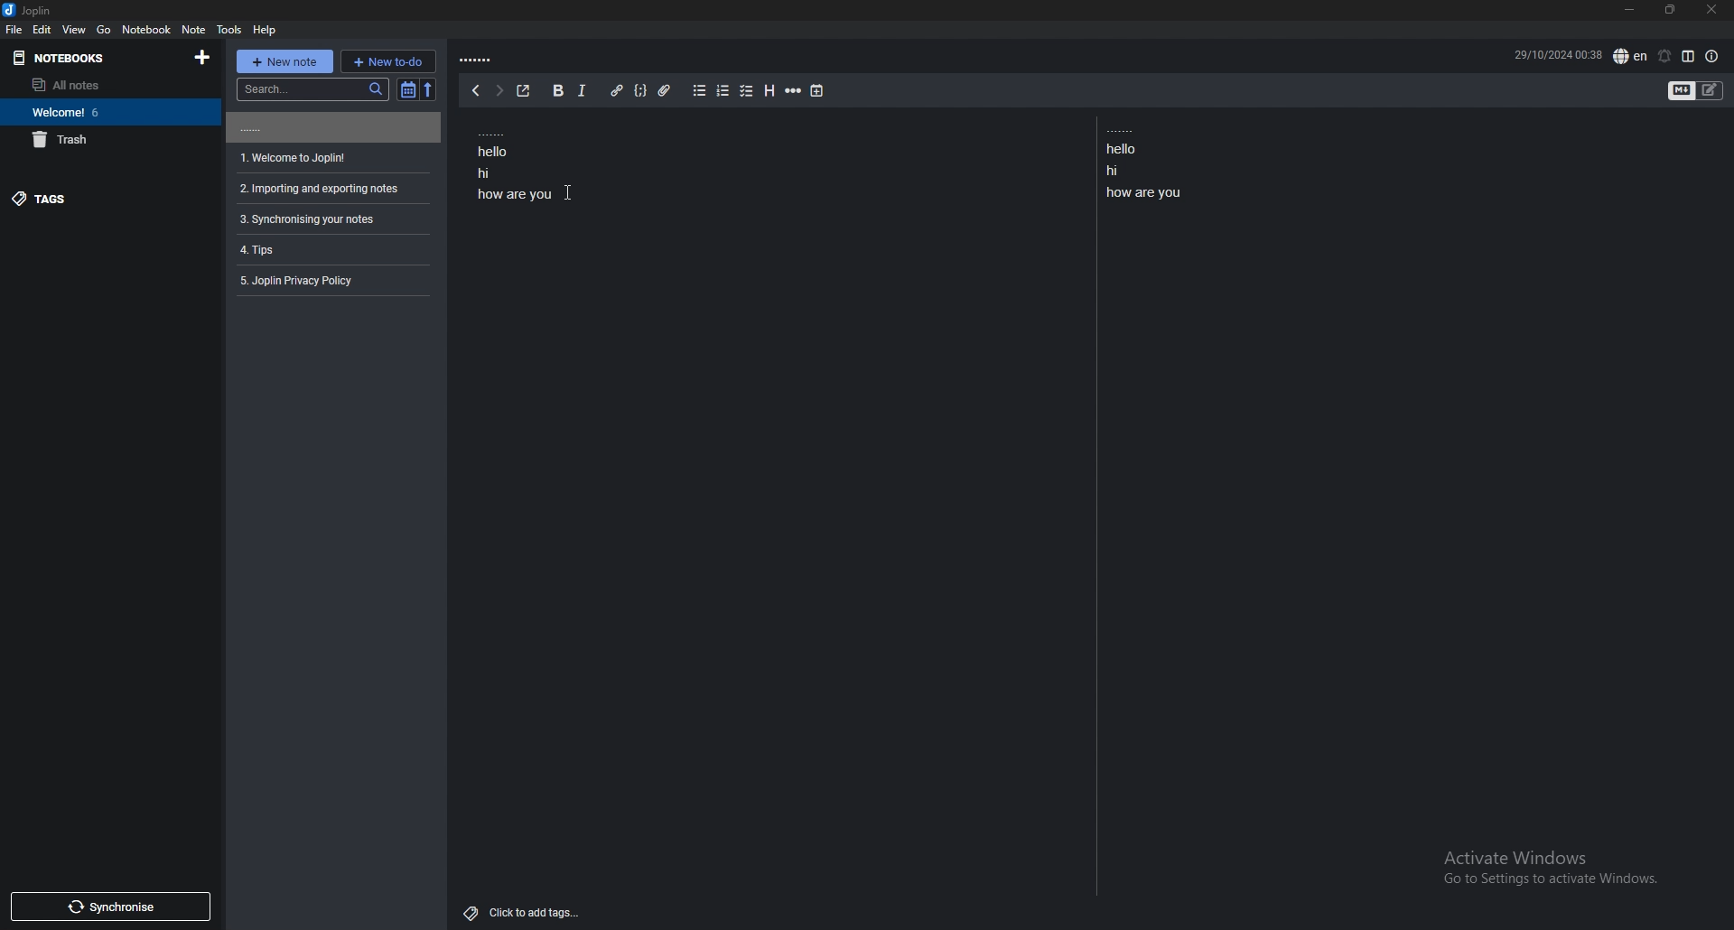 This screenshot has height=930, width=1734. What do you see at coordinates (723, 91) in the screenshot?
I see `numbered list` at bounding box center [723, 91].